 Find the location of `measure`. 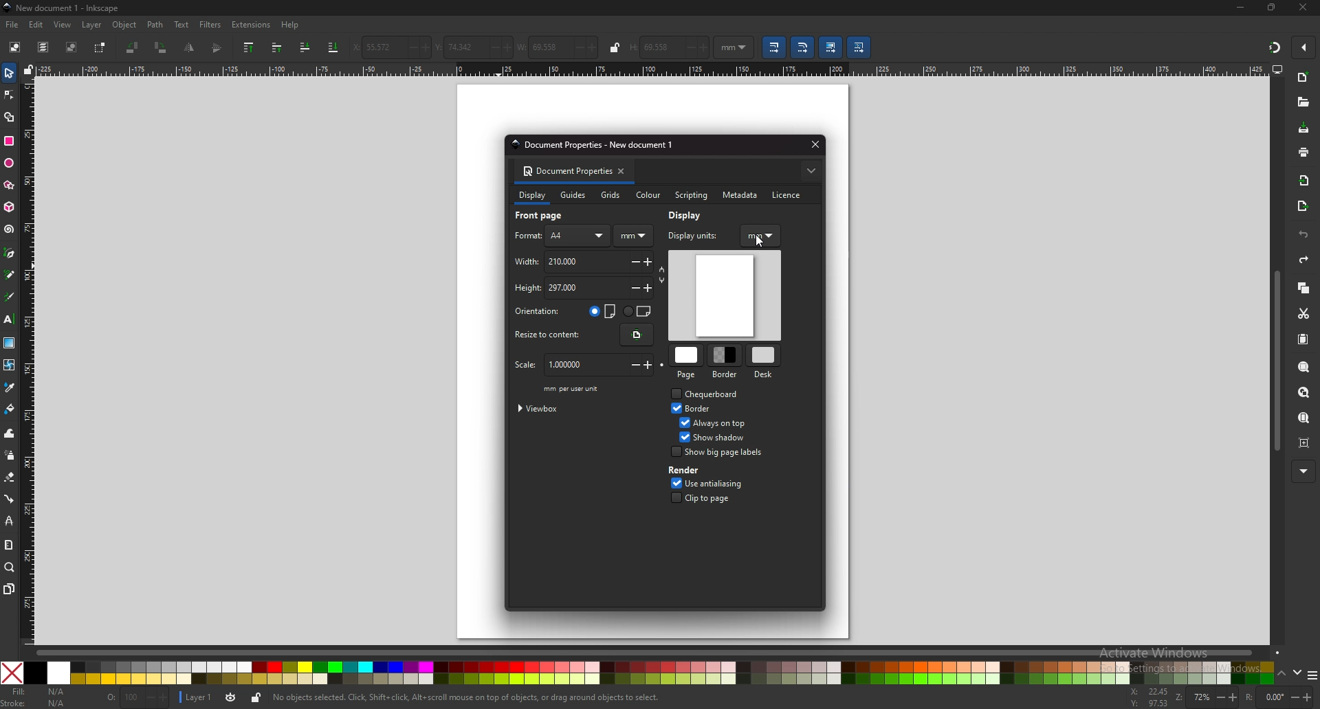

measure is located at coordinates (9, 545).